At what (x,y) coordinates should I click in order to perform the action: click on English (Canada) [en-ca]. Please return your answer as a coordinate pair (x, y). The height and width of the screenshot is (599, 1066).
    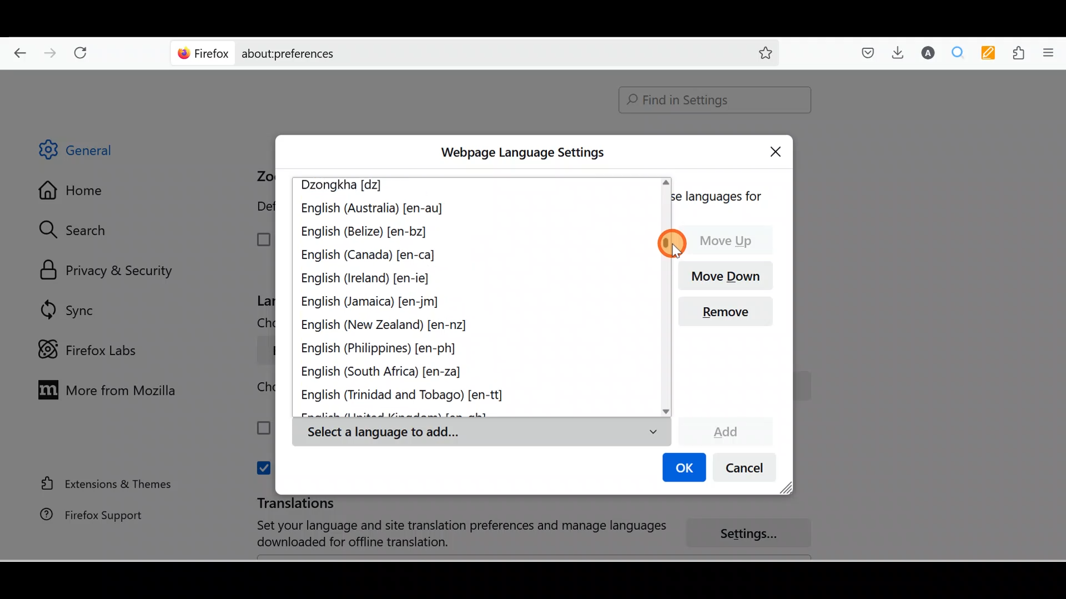
    Looking at the image, I should click on (369, 253).